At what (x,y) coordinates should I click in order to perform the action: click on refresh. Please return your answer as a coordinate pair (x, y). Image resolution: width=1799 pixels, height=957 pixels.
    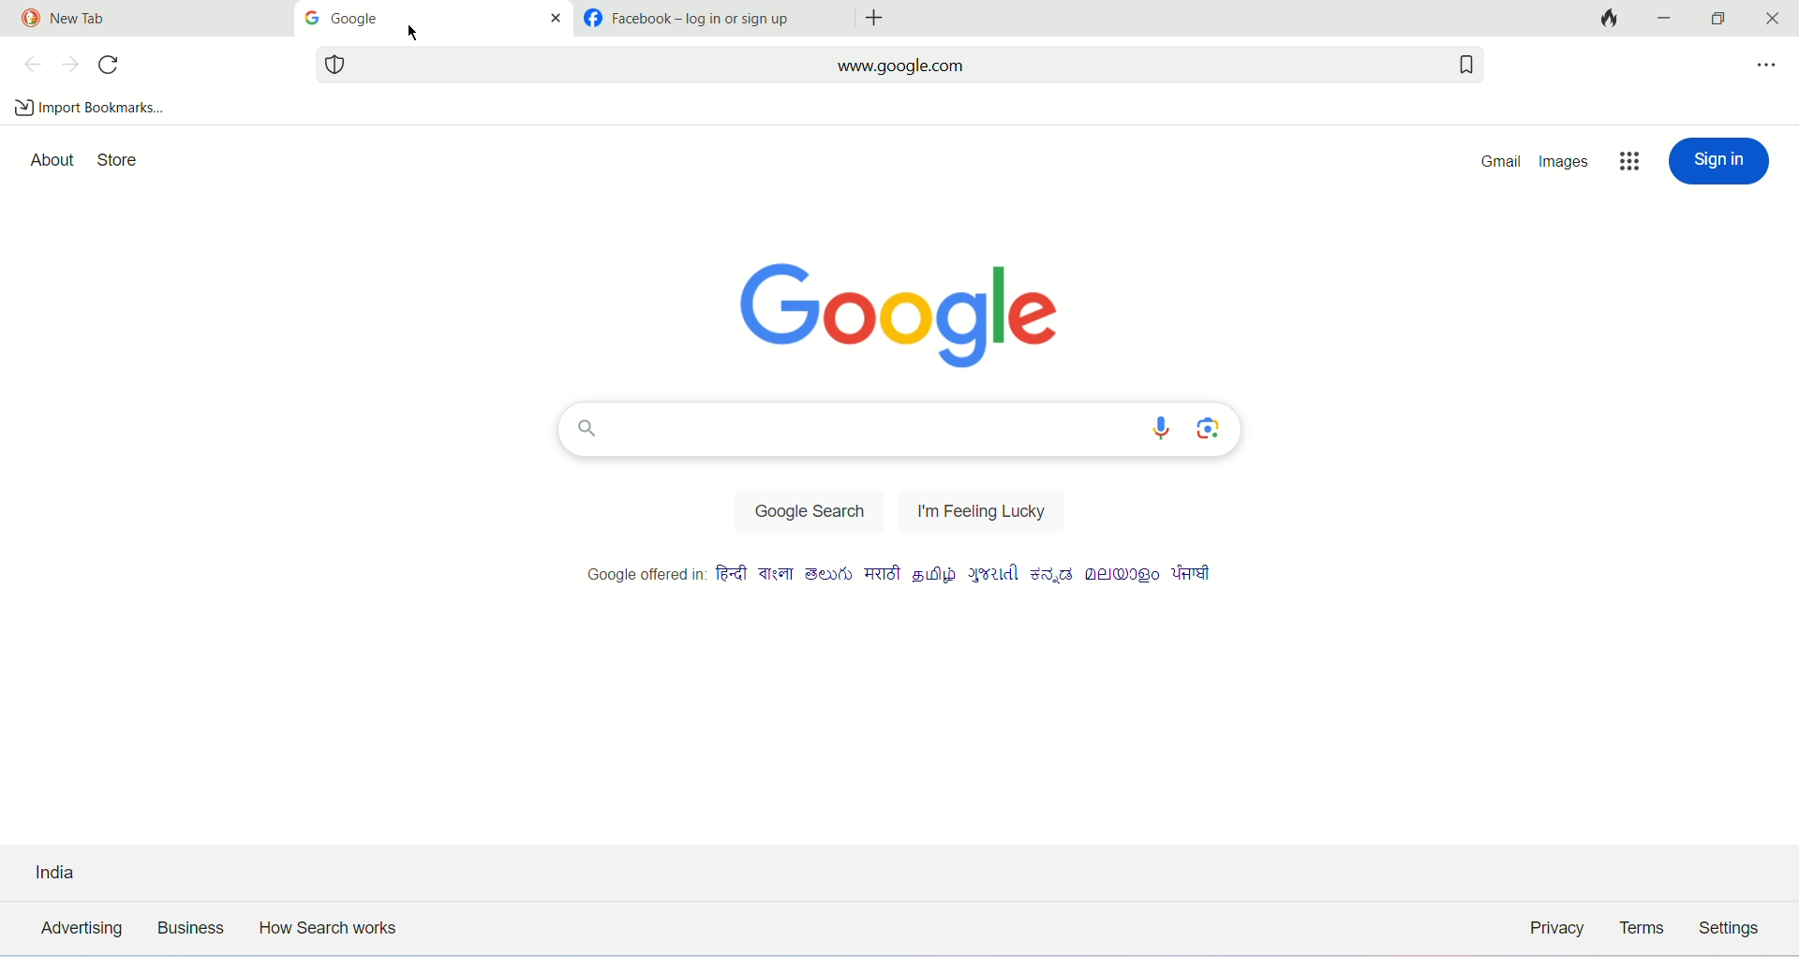
    Looking at the image, I should click on (110, 64).